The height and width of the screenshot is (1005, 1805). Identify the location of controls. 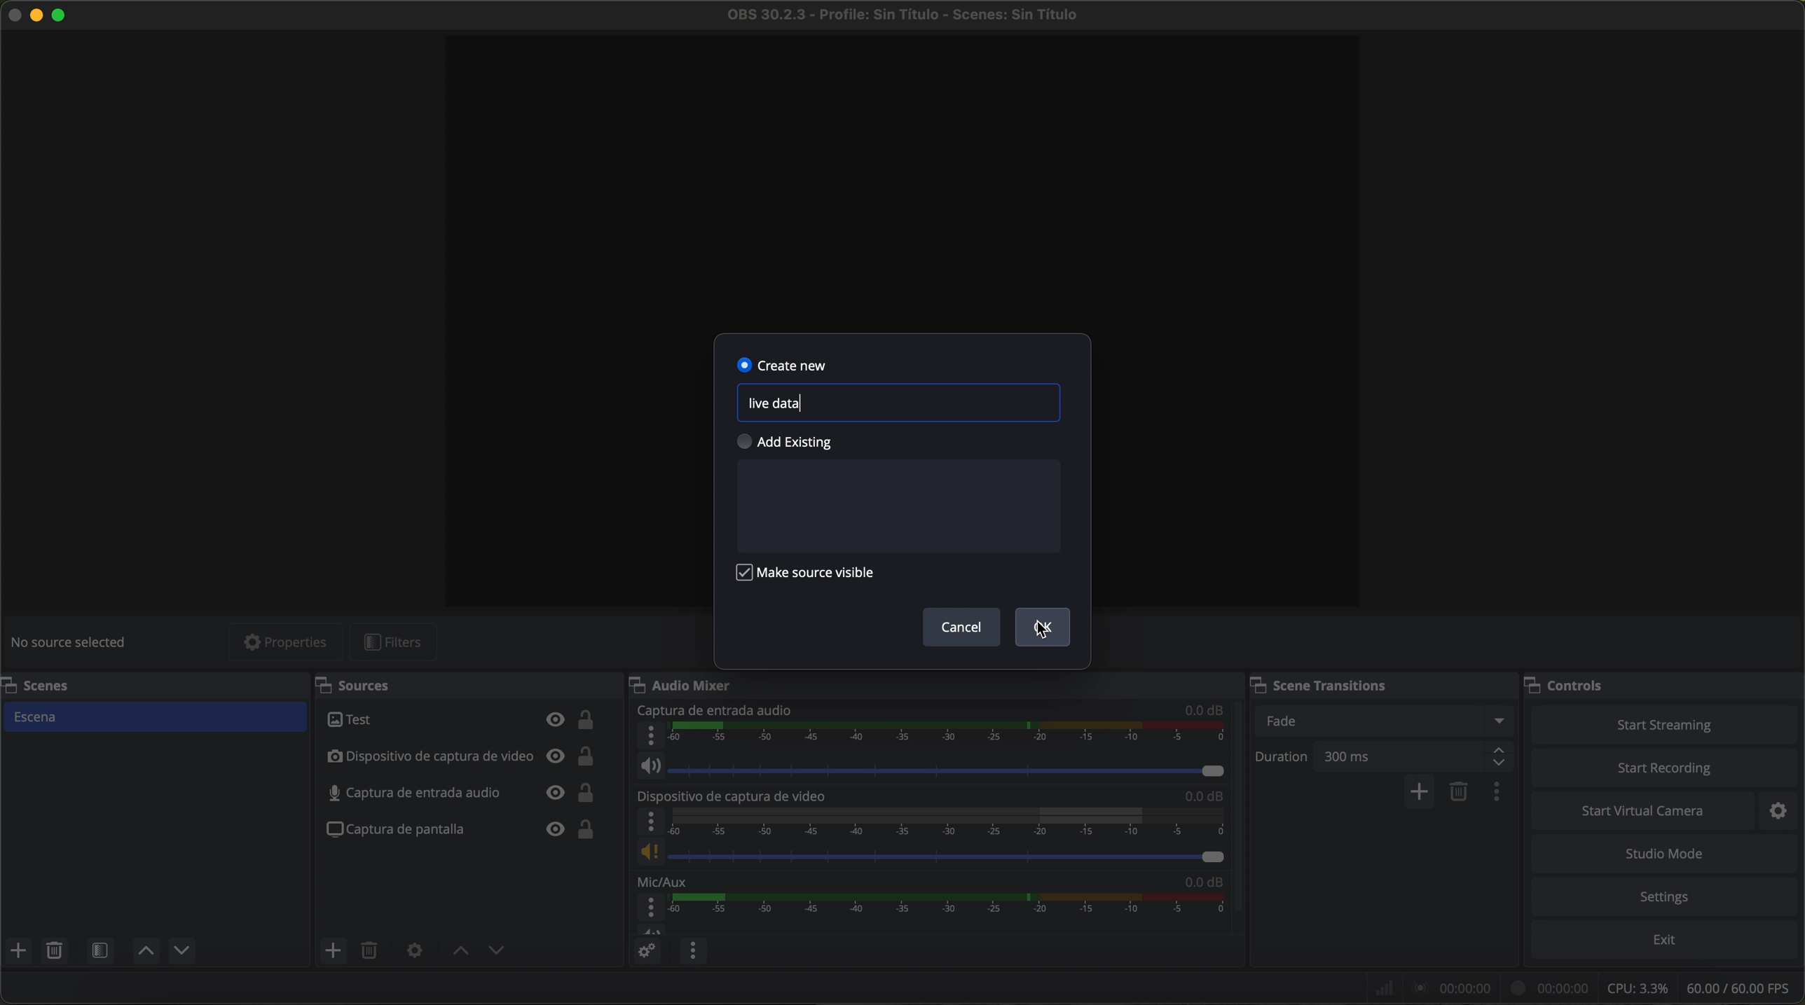
(1570, 683).